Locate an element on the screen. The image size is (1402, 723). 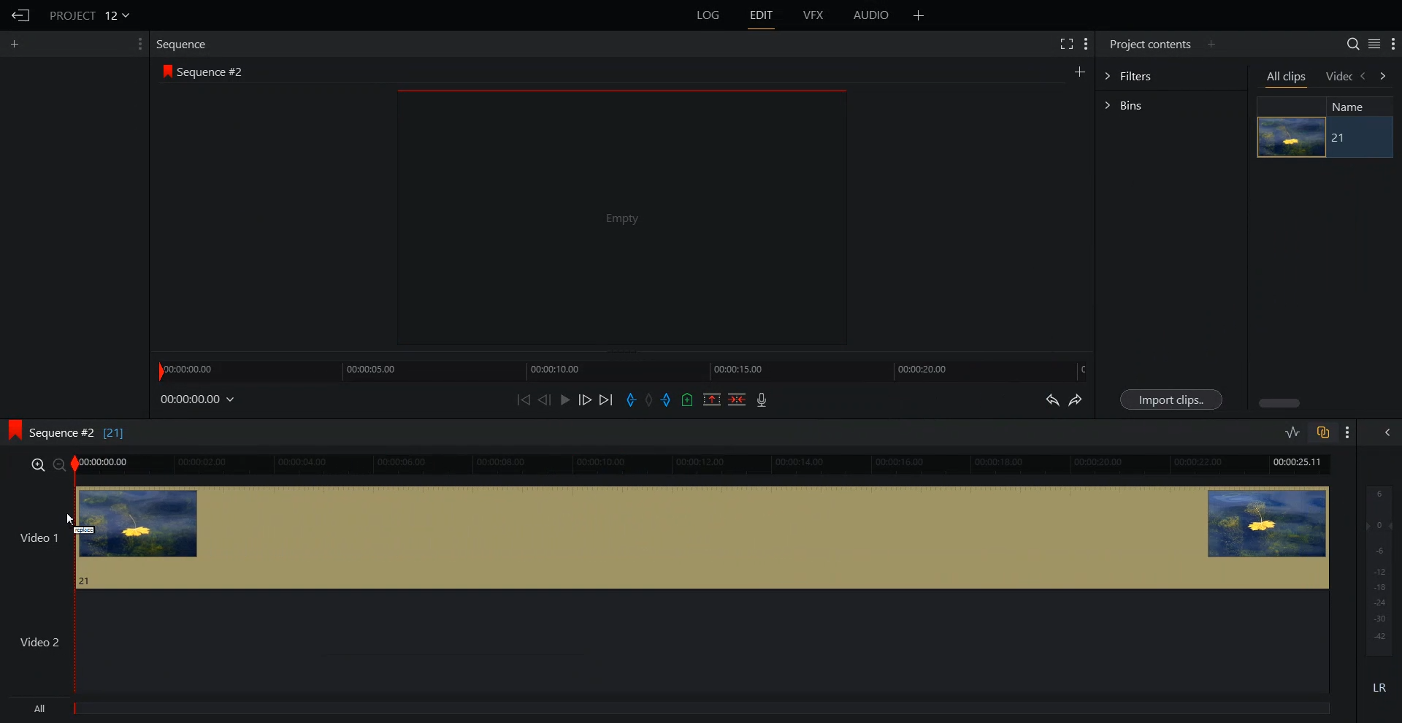
Delete/Cut is located at coordinates (738, 399).